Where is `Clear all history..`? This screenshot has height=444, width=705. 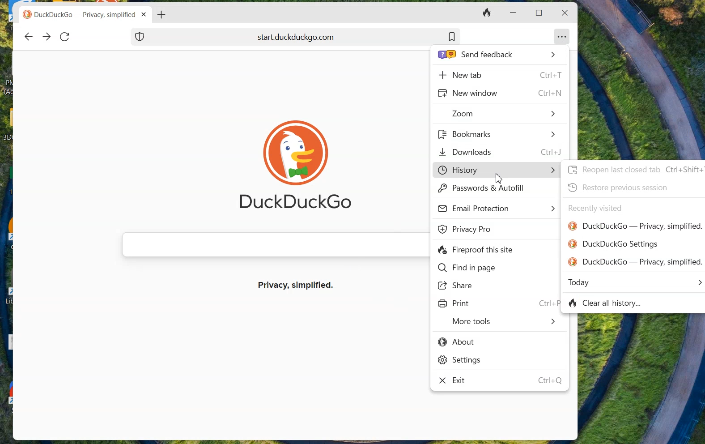 Clear all history.. is located at coordinates (609, 304).